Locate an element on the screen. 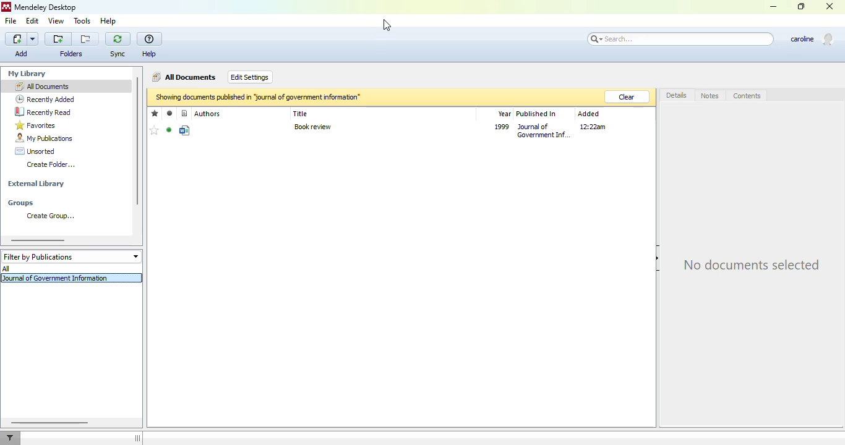  vertical scroll bar is located at coordinates (137, 141).